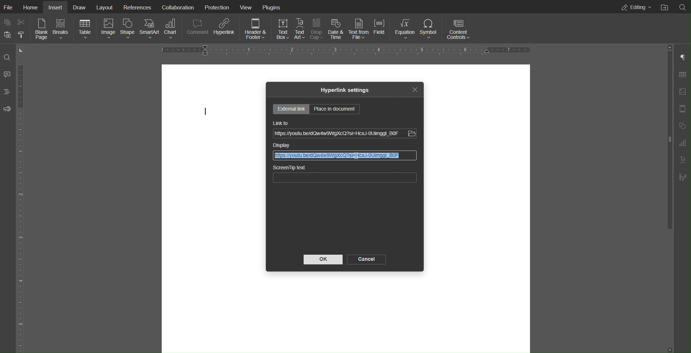 This screenshot has height=353, width=691. I want to click on Home, so click(32, 7).